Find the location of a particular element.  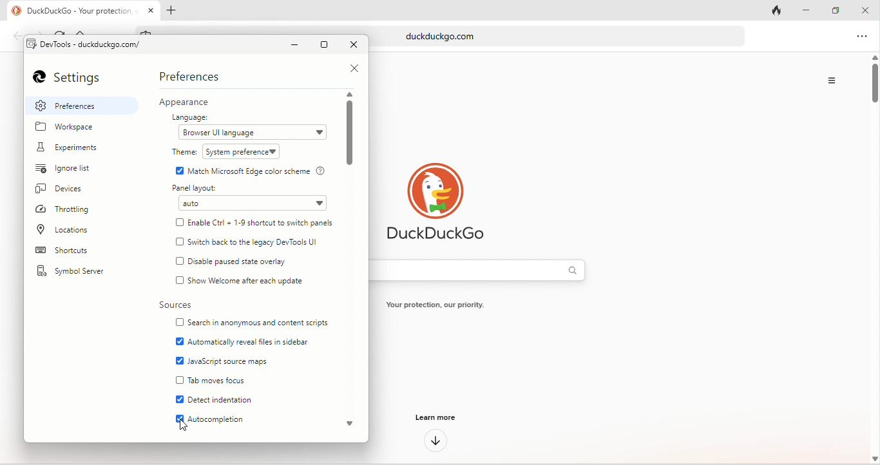

learn more is located at coordinates (434, 419).